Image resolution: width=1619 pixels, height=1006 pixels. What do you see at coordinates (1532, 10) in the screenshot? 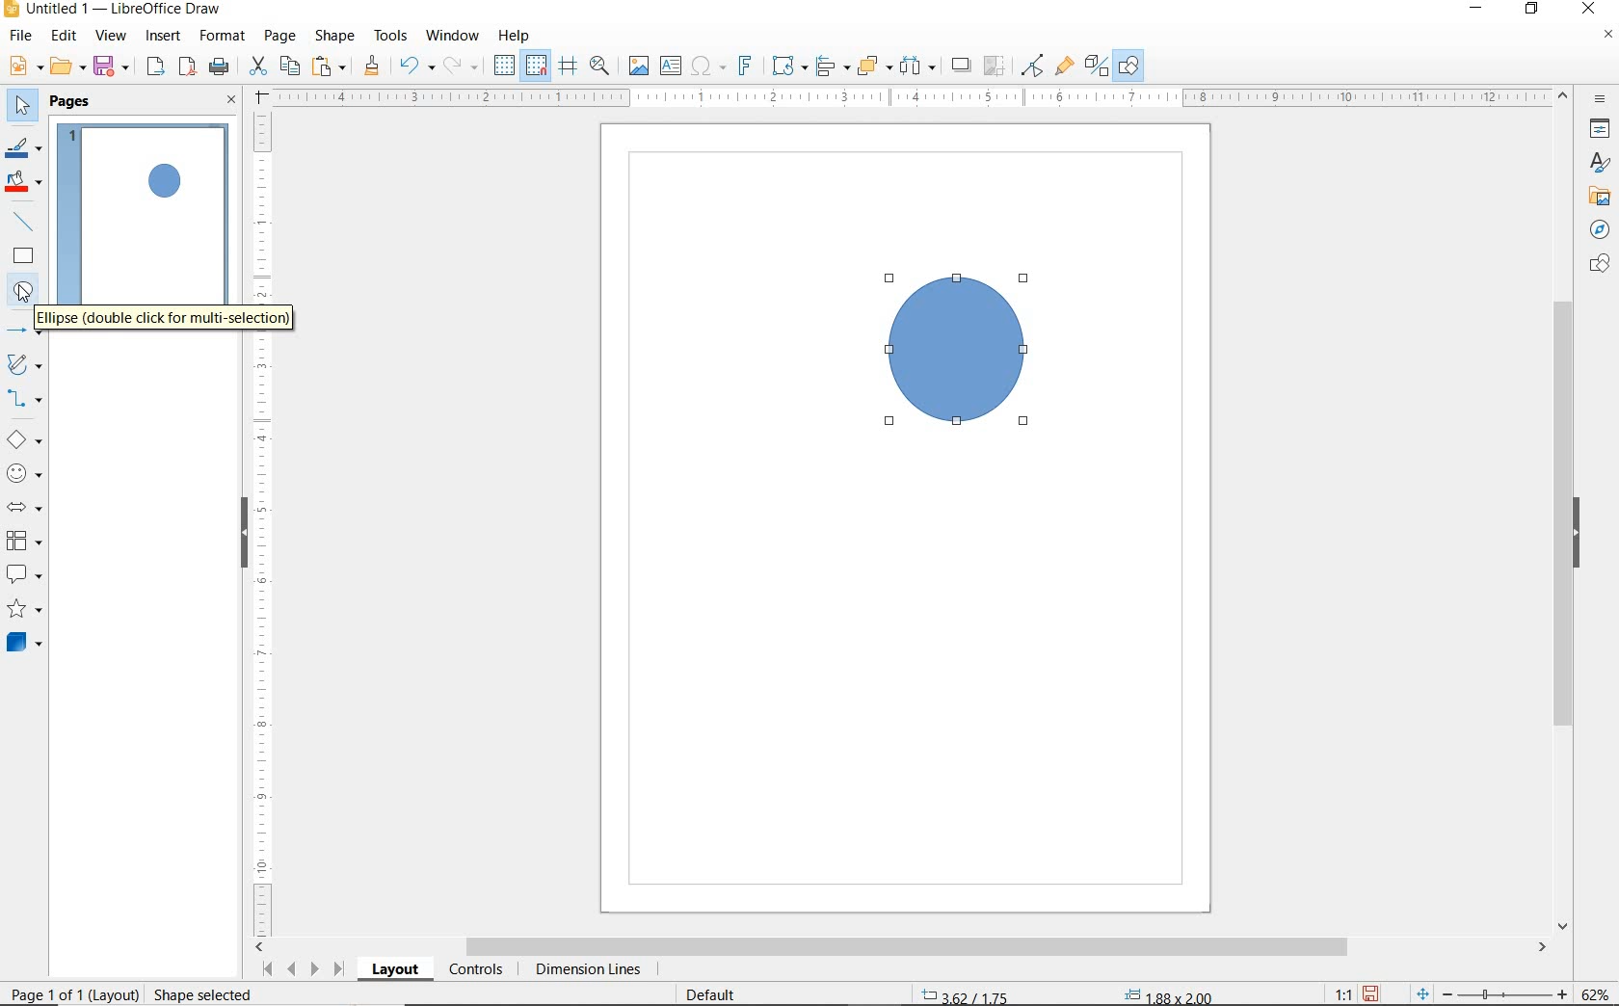
I see `RESTORE DOWN` at bounding box center [1532, 10].